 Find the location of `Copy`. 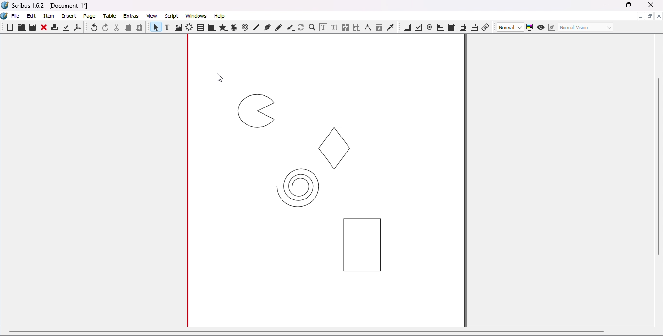

Copy is located at coordinates (128, 28).